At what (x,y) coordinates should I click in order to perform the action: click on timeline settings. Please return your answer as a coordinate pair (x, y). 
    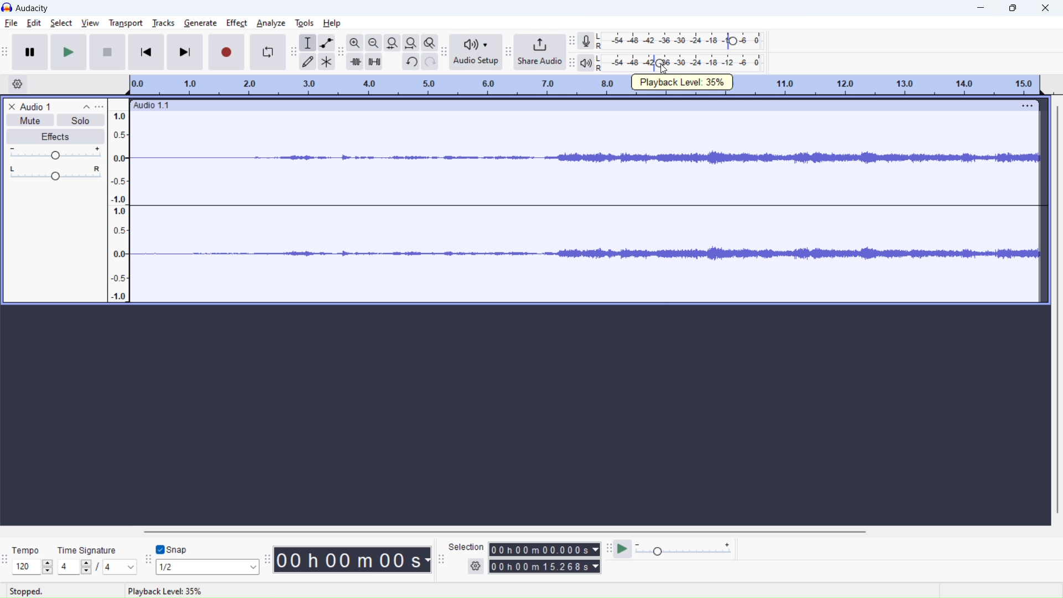
    Looking at the image, I should click on (16, 83).